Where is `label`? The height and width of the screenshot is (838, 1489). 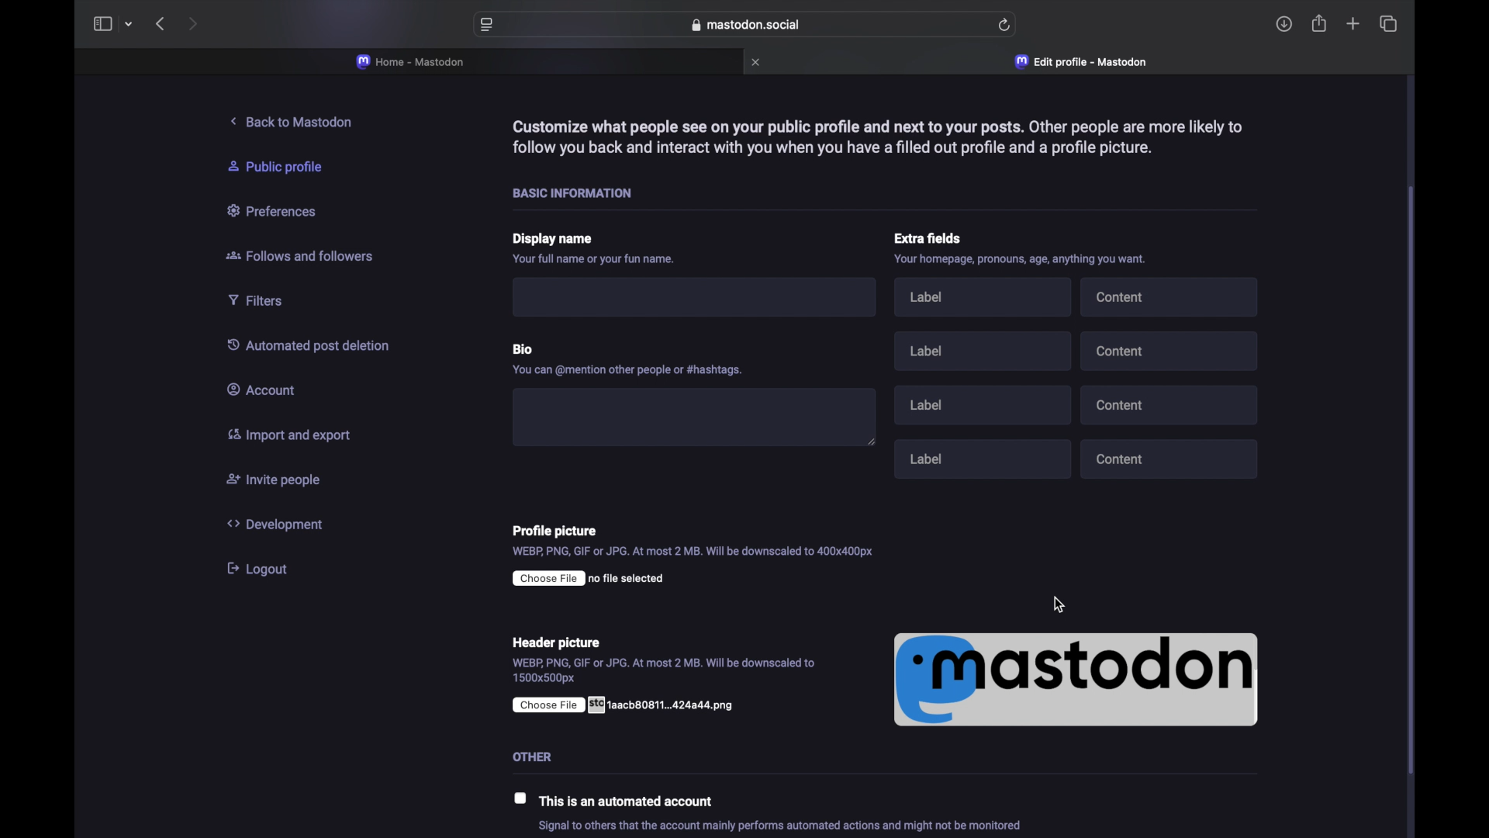
label is located at coordinates (985, 456).